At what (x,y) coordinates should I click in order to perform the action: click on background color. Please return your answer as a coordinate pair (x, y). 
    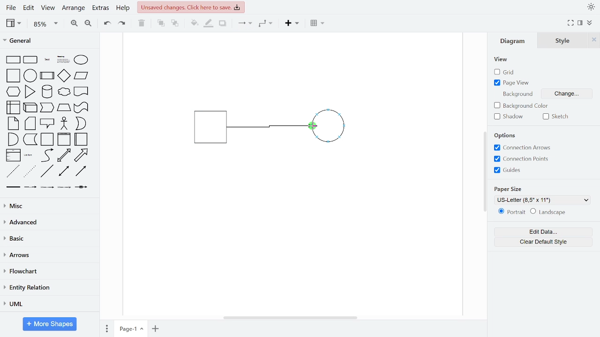
    Looking at the image, I should click on (523, 106).